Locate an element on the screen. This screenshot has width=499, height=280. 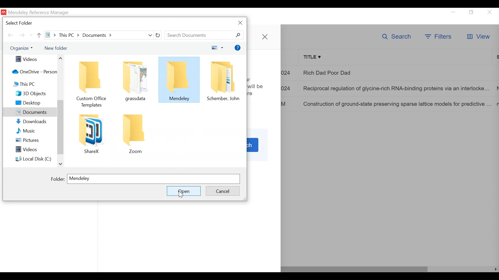
Change your View is located at coordinates (218, 47).